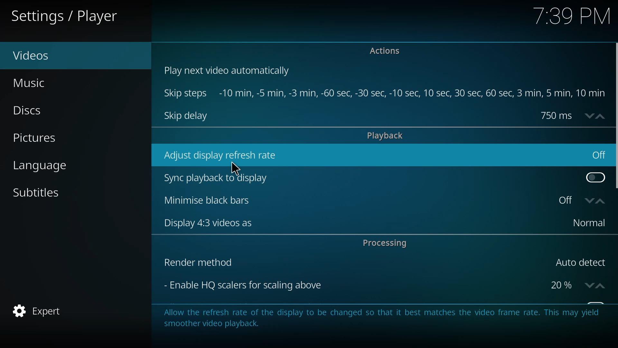 The width and height of the screenshot is (618, 348). What do you see at coordinates (47, 167) in the screenshot?
I see `language` at bounding box center [47, 167].